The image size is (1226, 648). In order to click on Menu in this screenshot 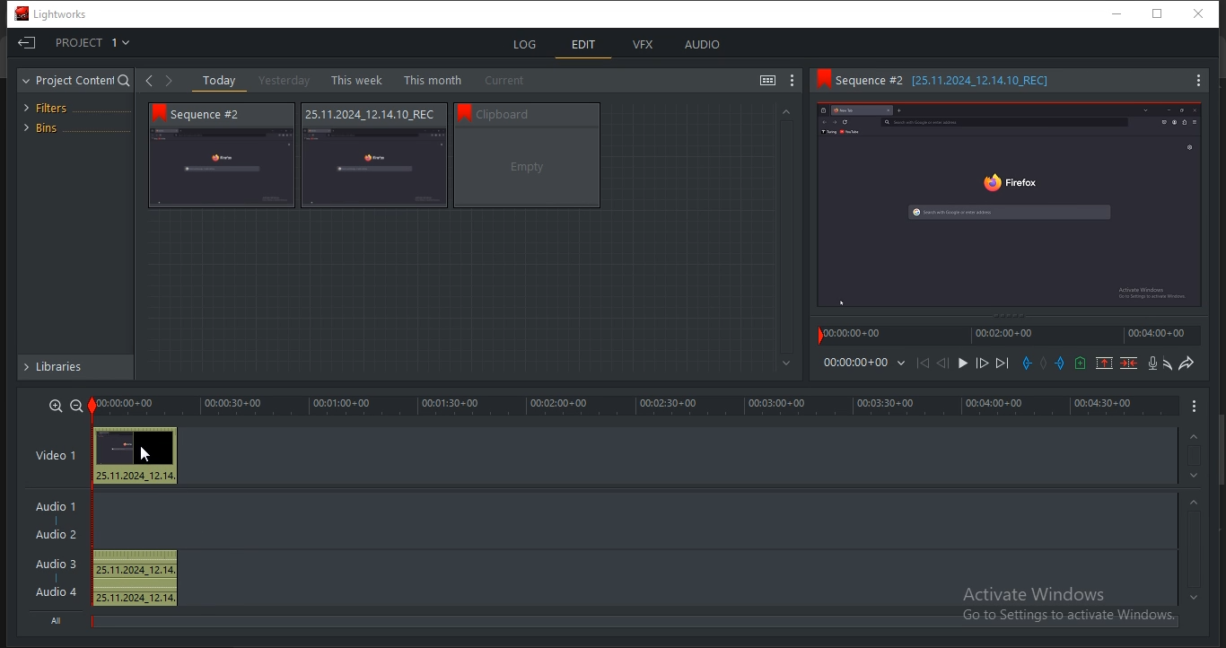, I will do `click(1193, 80)`.